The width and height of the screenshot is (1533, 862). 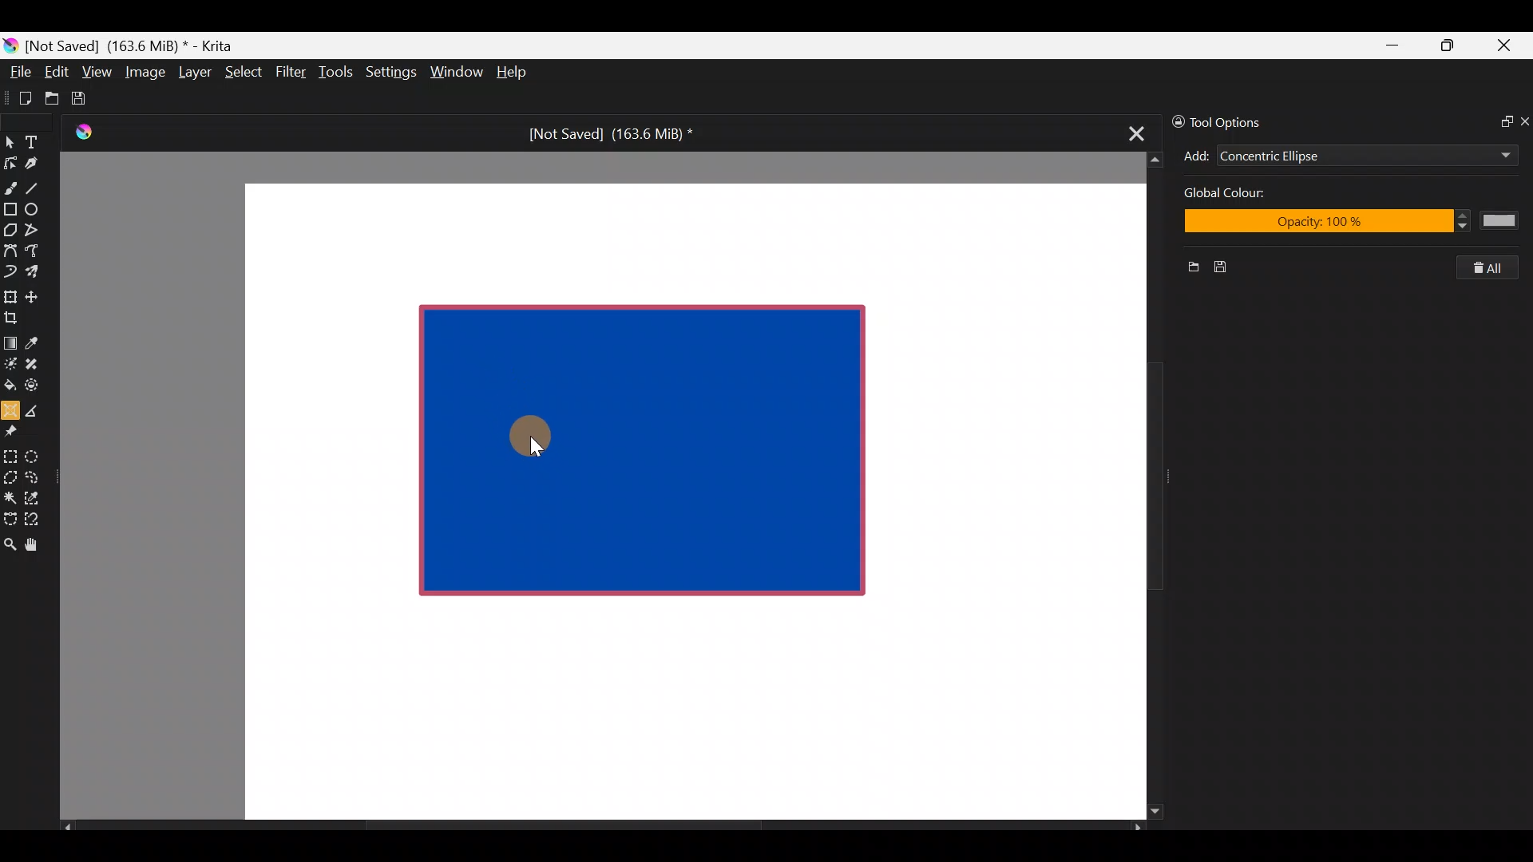 I want to click on Polygonal section tool, so click(x=10, y=473).